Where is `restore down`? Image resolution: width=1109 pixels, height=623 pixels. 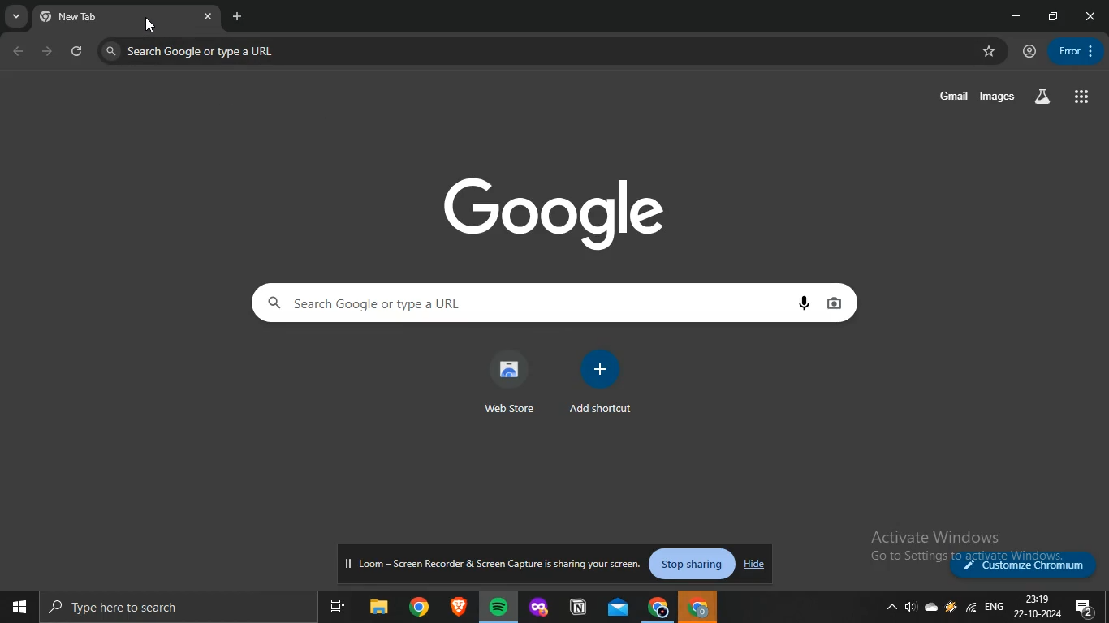 restore down is located at coordinates (1055, 15).